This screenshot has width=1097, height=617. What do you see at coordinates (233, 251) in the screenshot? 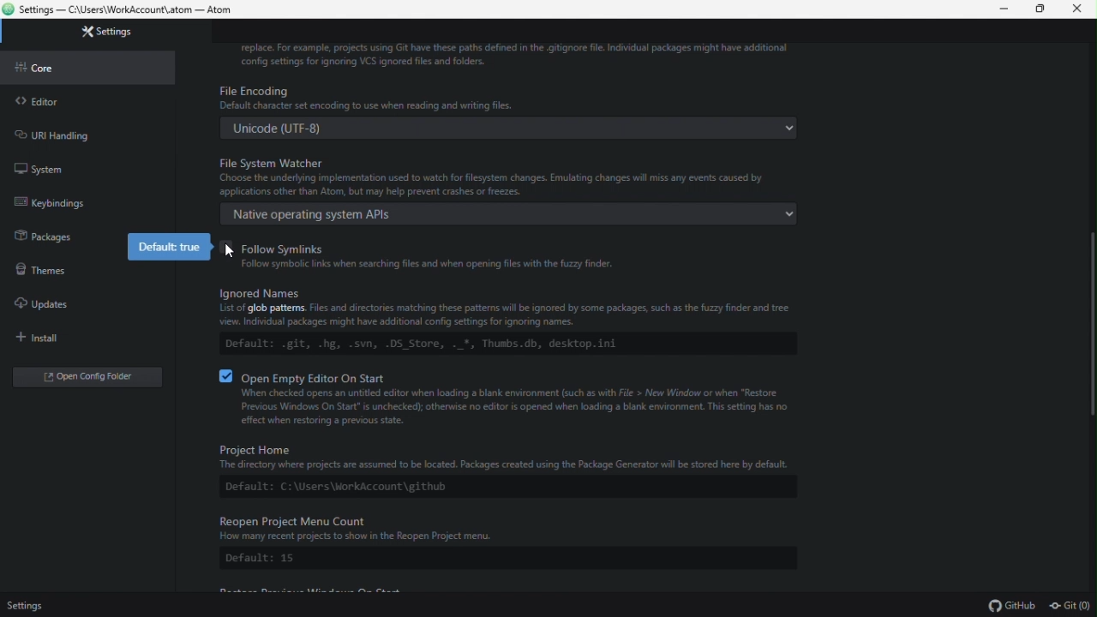
I see `Cursor` at bounding box center [233, 251].